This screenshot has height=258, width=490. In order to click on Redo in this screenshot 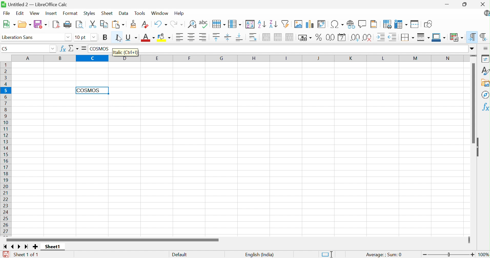, I will do `click(176, 25)`.